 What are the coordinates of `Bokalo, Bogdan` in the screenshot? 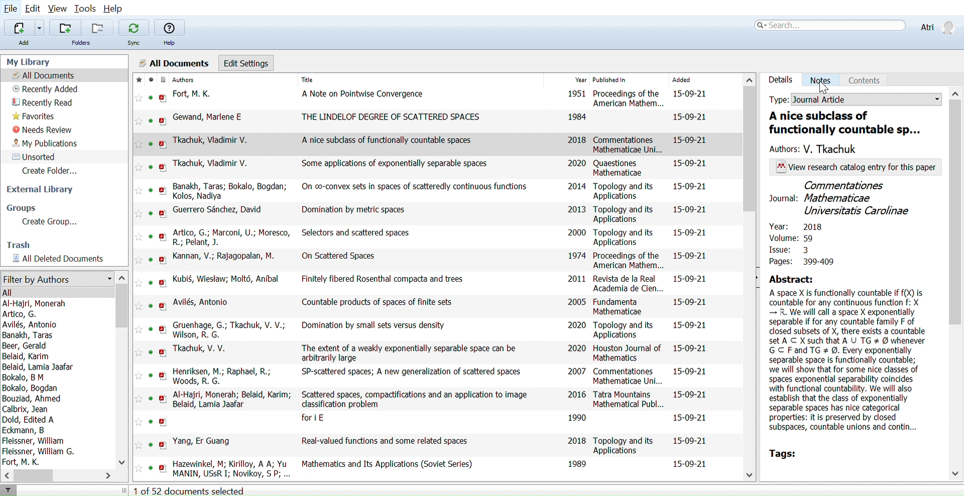 It's located at (33, 389).